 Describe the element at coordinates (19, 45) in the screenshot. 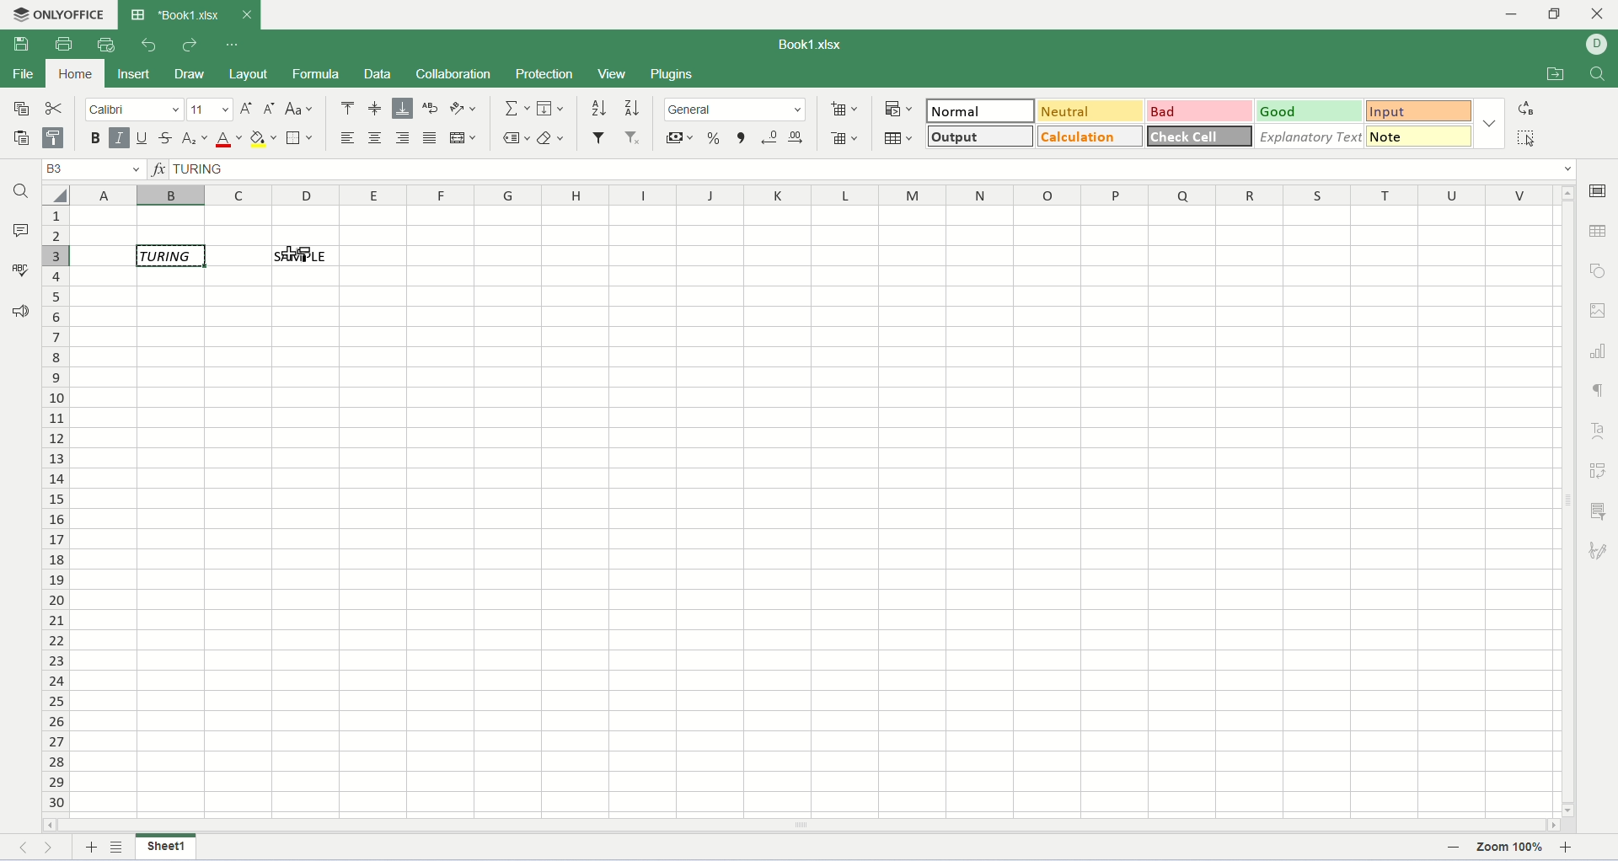

I see `save` at that location.